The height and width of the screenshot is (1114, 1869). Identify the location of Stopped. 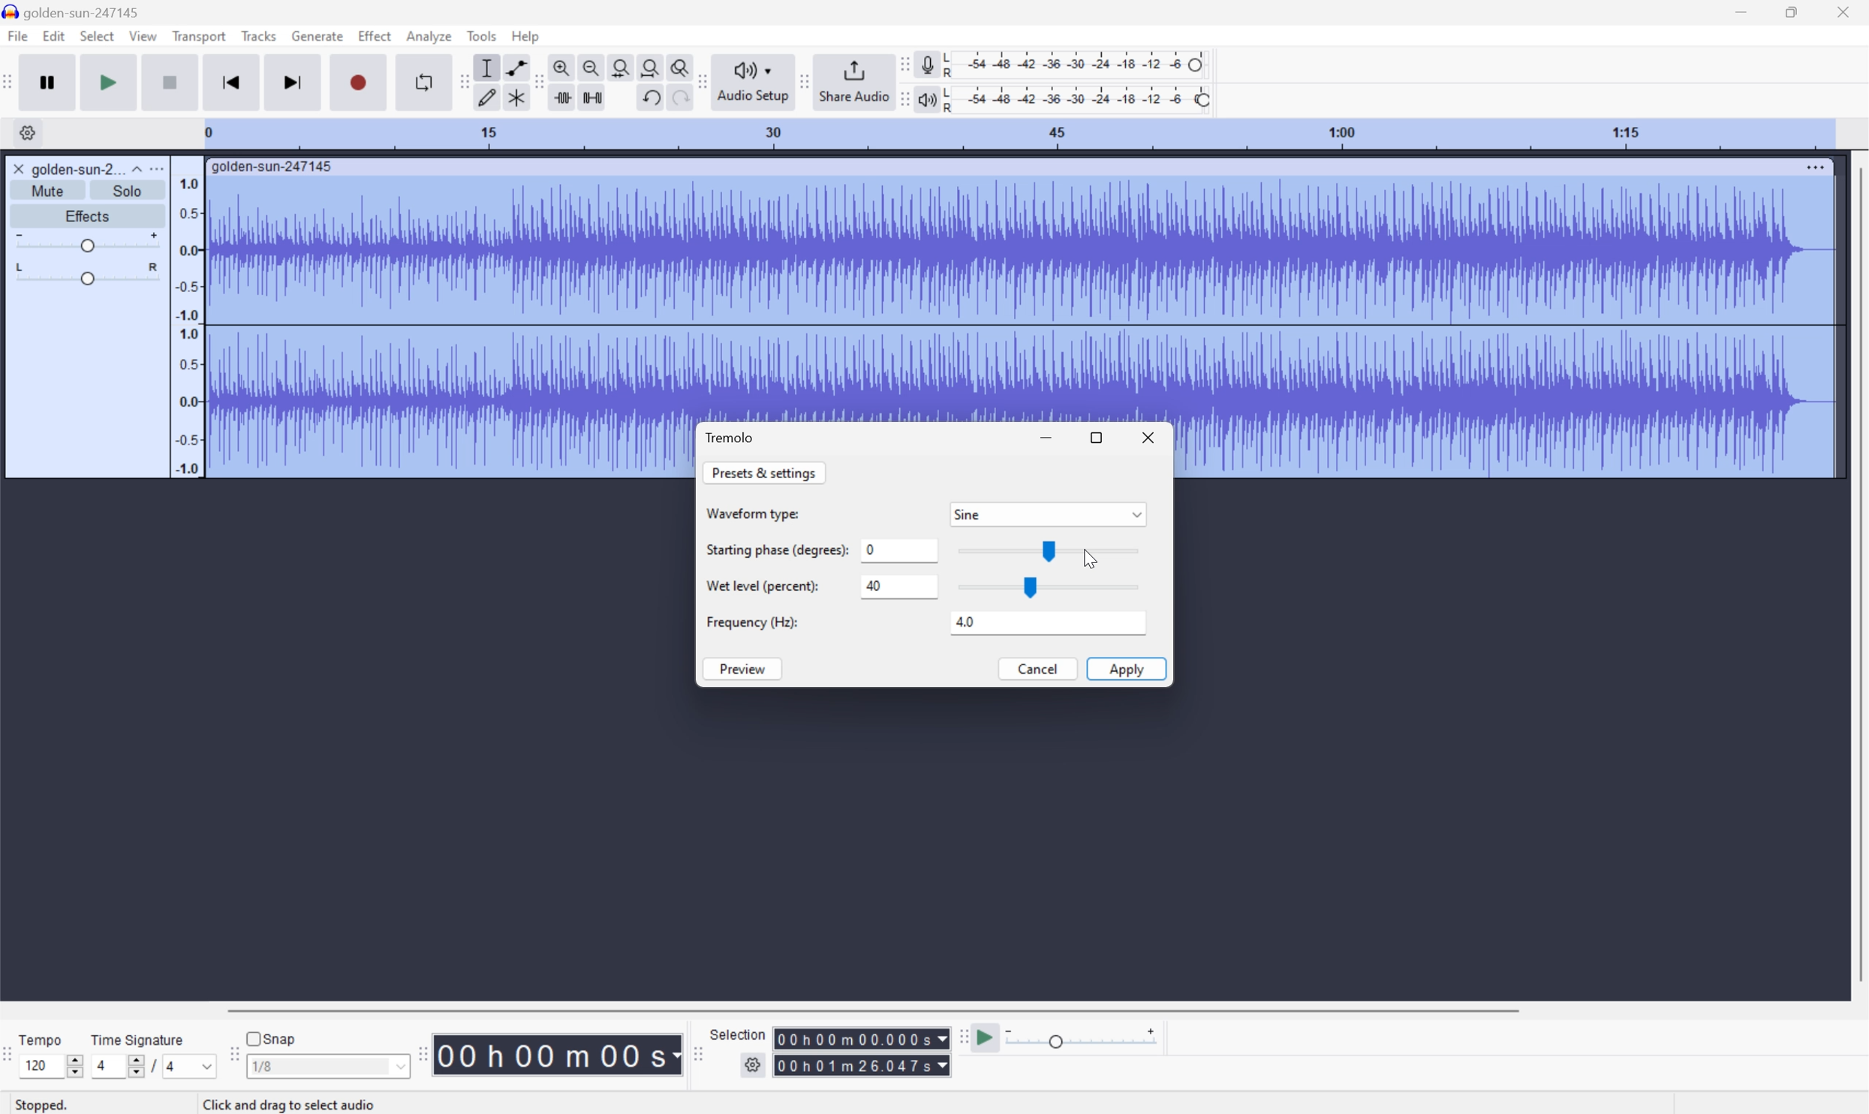
(42, 1105).